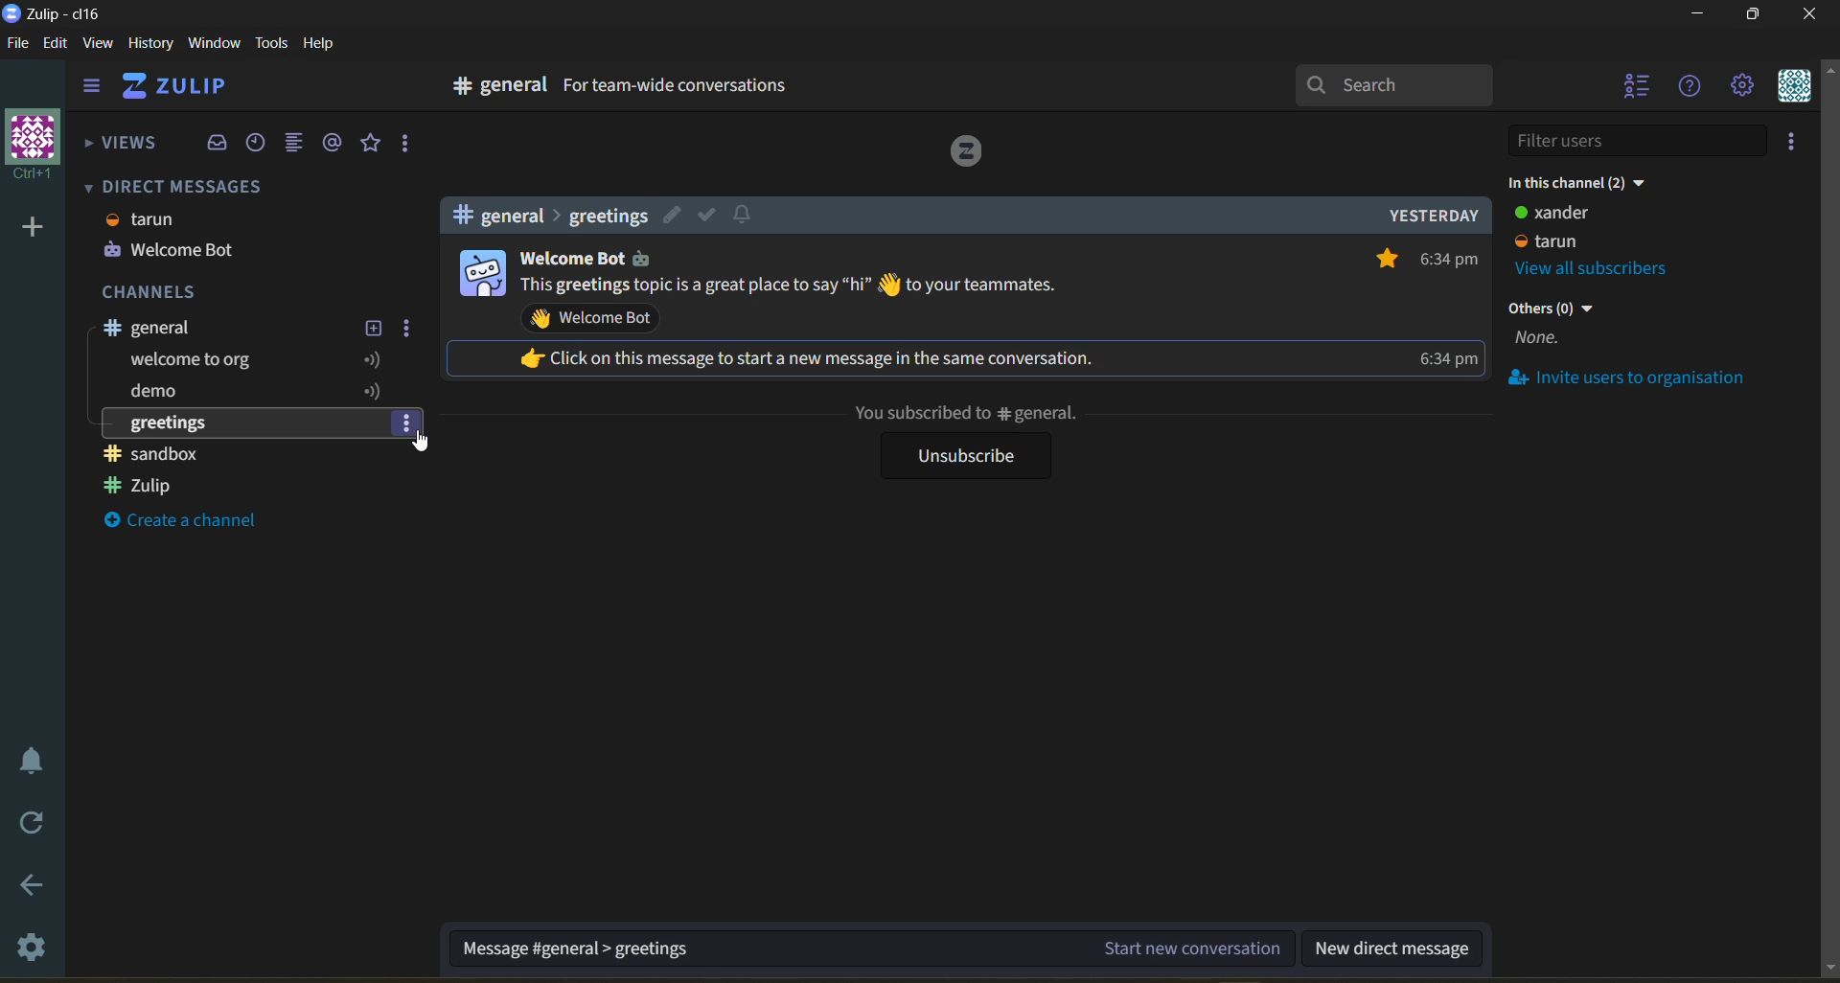  What do you see at coordinates (31, 888) in the screenshot?
I see `go back` at bounding box center [31, 888].